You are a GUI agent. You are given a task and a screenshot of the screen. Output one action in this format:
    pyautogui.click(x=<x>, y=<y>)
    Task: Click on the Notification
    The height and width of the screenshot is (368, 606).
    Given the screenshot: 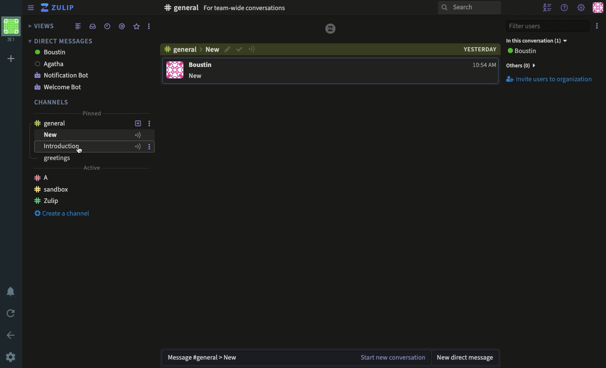 What is the action you would take?
    pyautogui.click(x=12, y=293)
    